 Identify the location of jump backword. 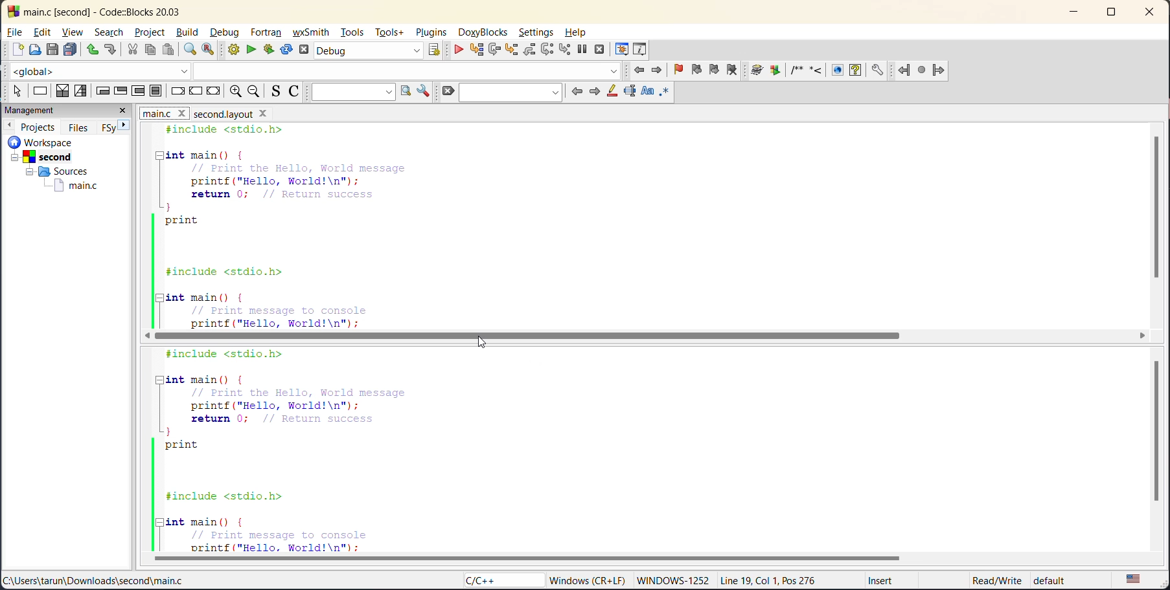
(904, 69).